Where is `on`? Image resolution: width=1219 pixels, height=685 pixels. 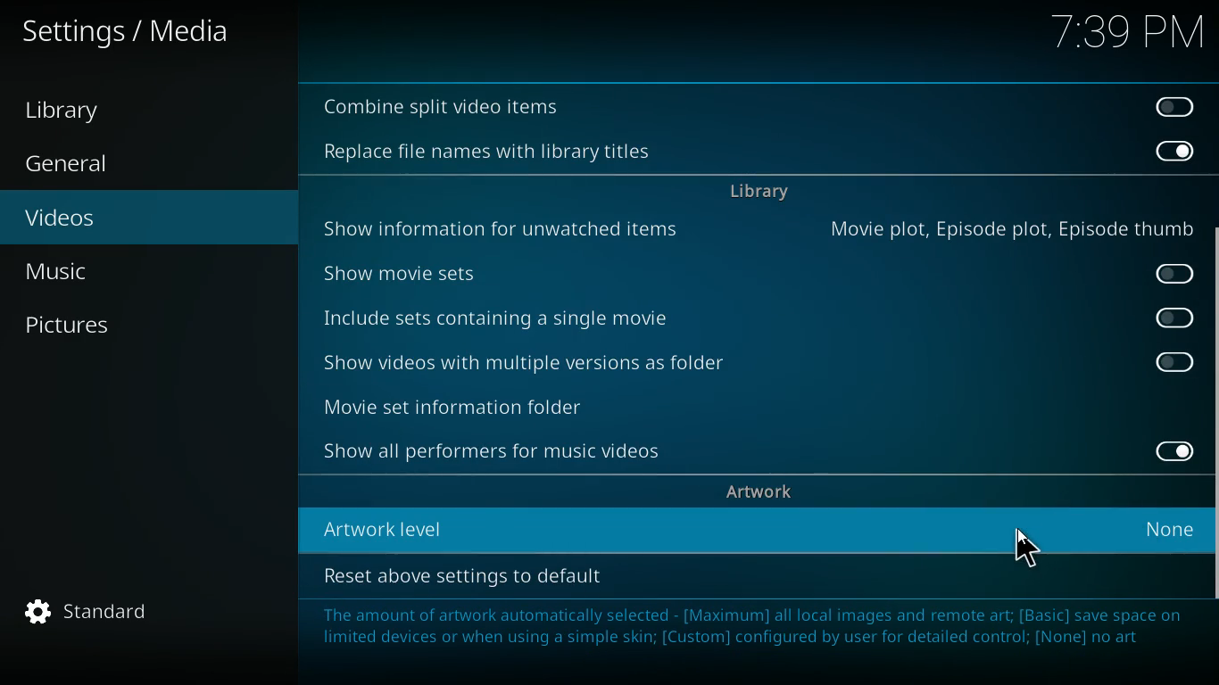
on is located at coordinates (1167, 450).